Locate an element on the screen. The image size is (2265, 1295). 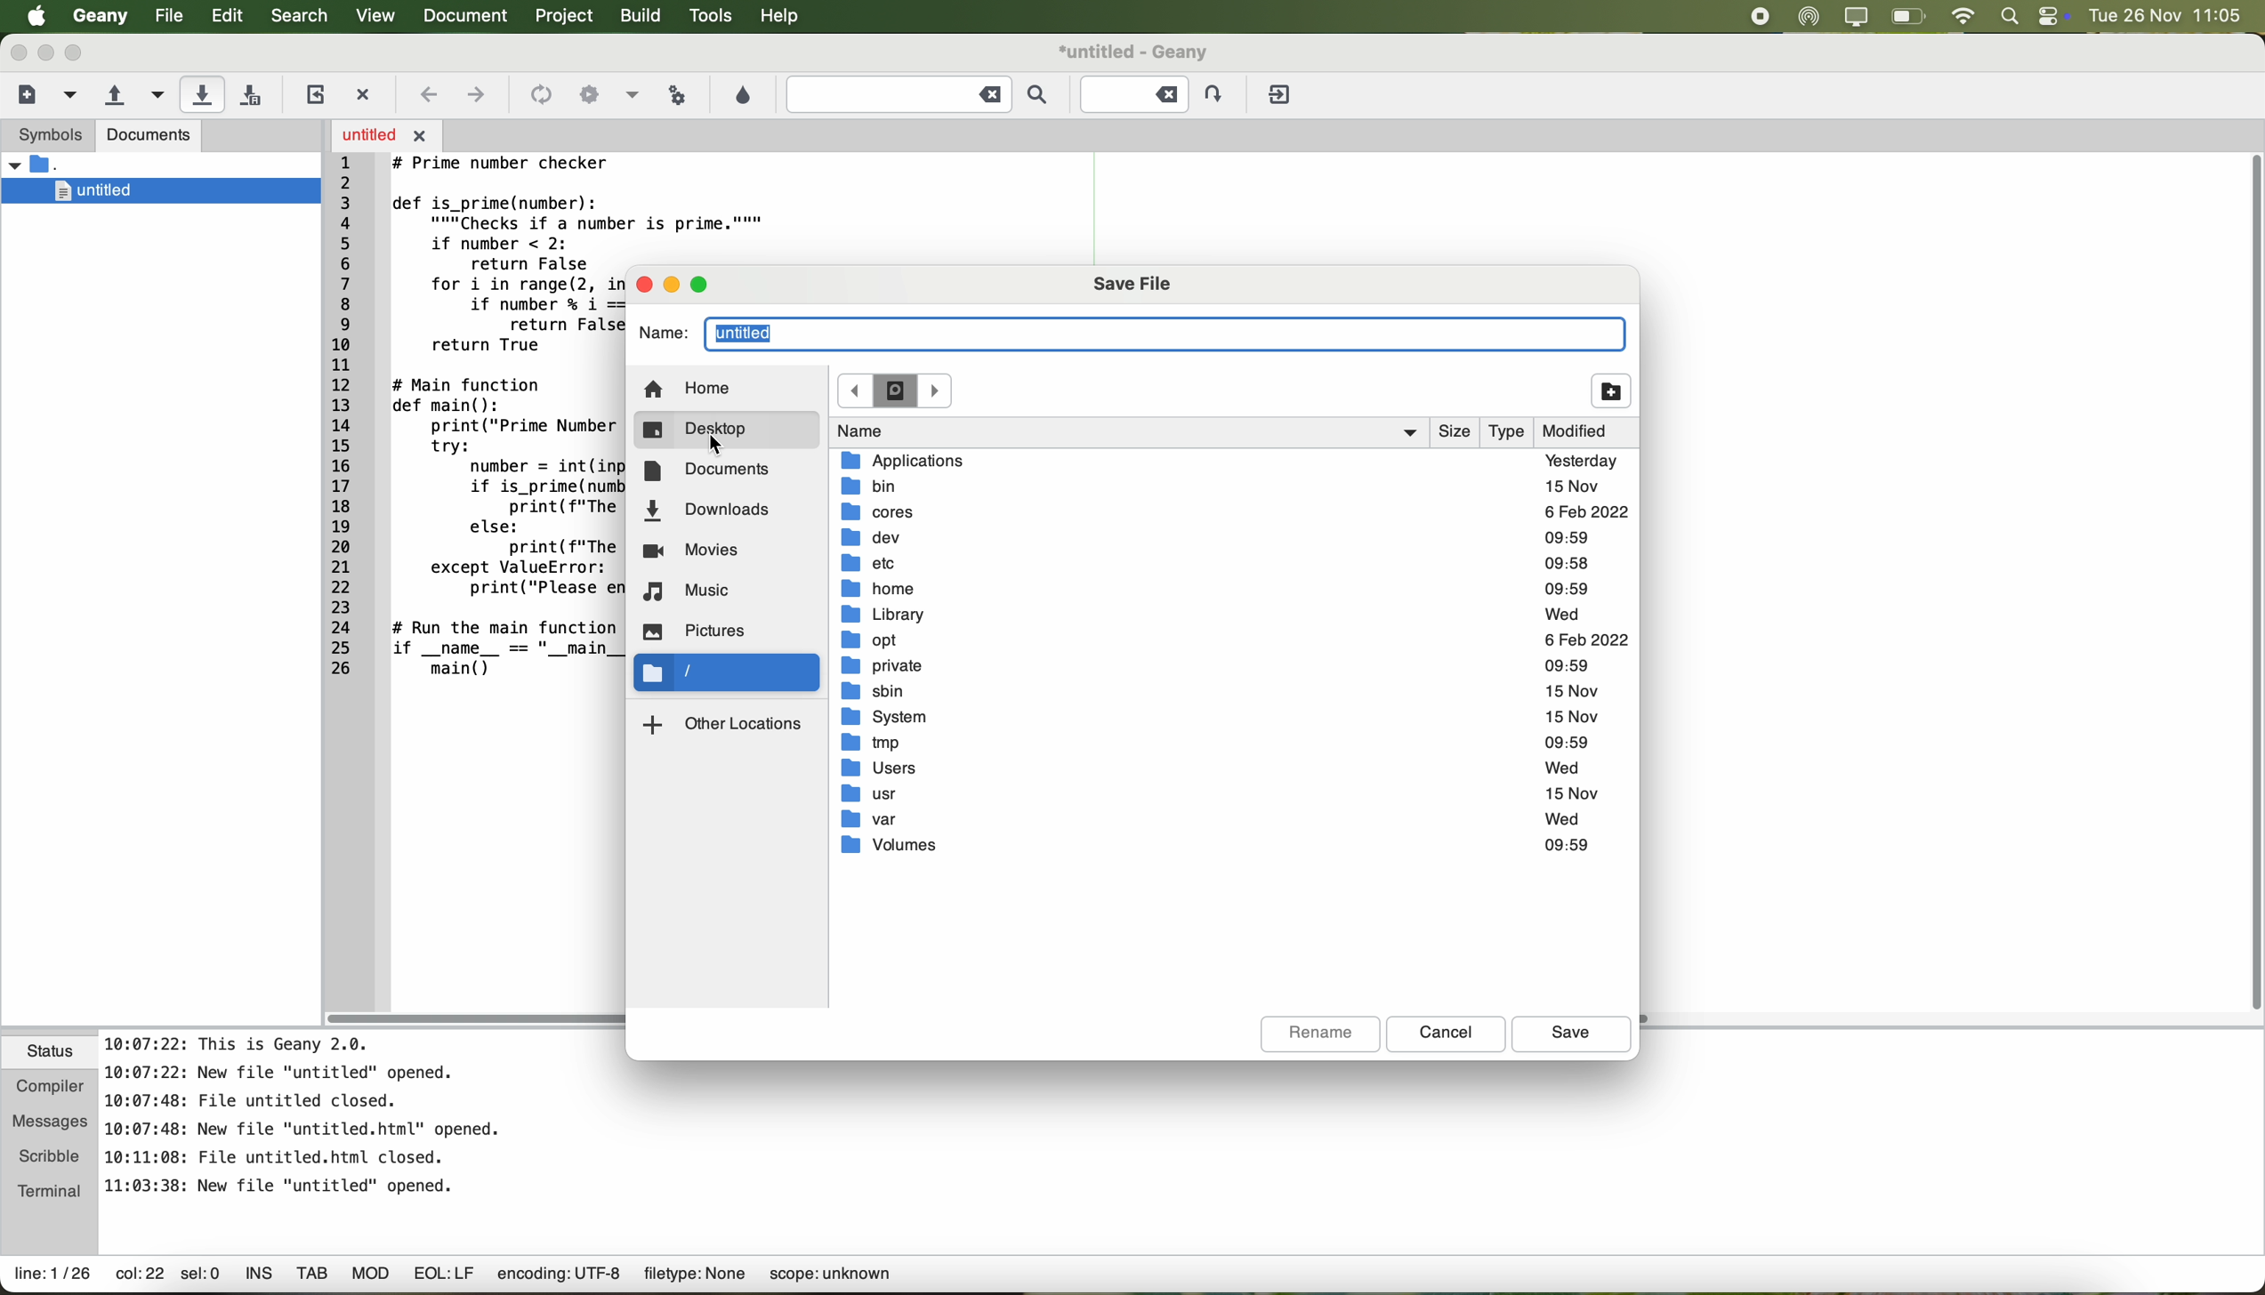
view is located at coordinates (374, 16).